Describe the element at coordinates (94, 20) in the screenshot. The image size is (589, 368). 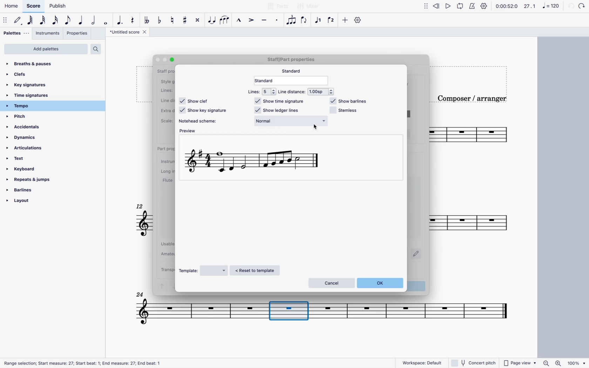
I see `double note` at that location.